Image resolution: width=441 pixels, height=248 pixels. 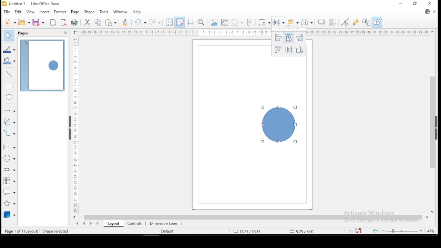 What do you see at coordinates (137, 12) in the screenshot?
I see `help` at bounding box center [137, 12].